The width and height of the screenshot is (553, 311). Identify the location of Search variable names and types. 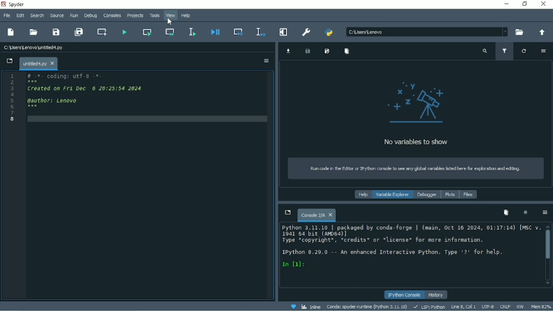
(485, 51).